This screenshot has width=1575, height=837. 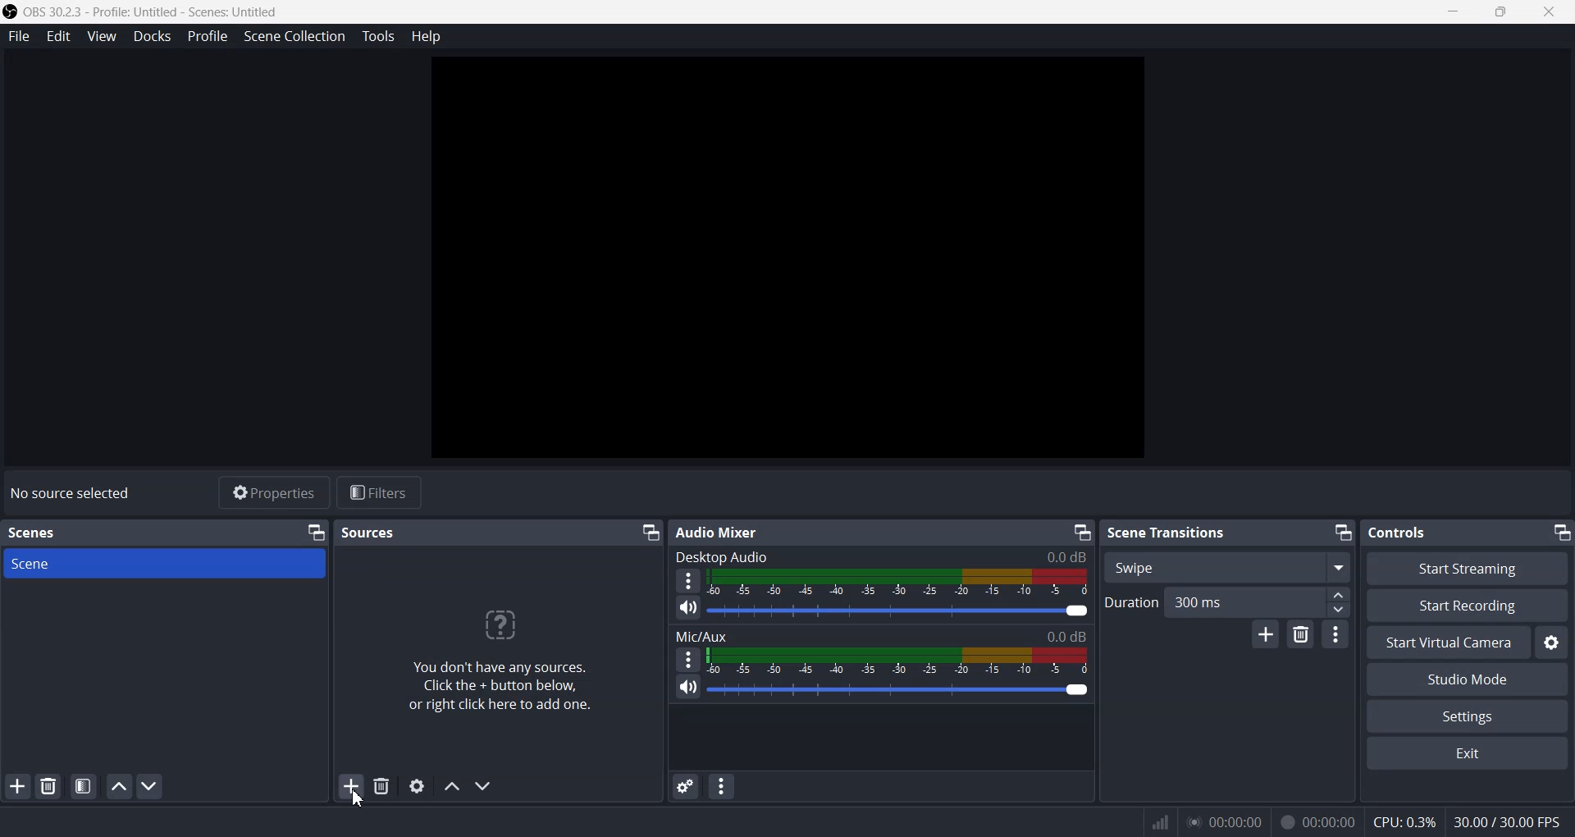 What do you see at coordinates (378, 492) in the screenshot?
I see `Filters` at bounding box center [378, 492].